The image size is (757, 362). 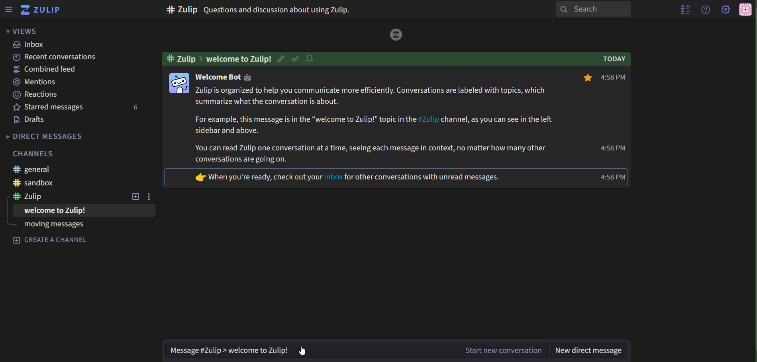 I want to click on Text, so click(x=51, y=241).